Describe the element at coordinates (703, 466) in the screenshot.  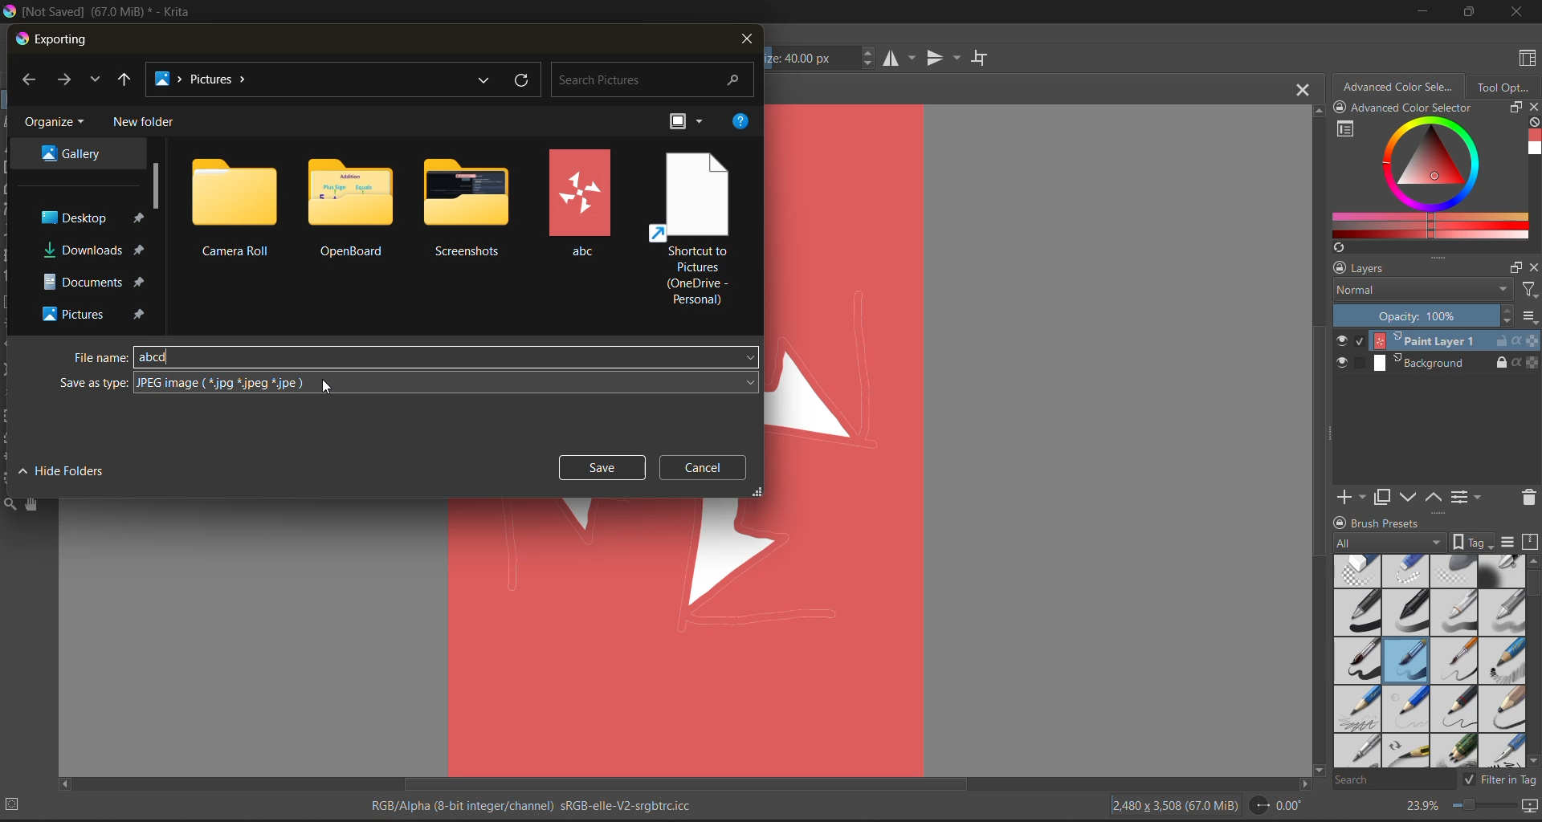
I see `cancel` at that location.